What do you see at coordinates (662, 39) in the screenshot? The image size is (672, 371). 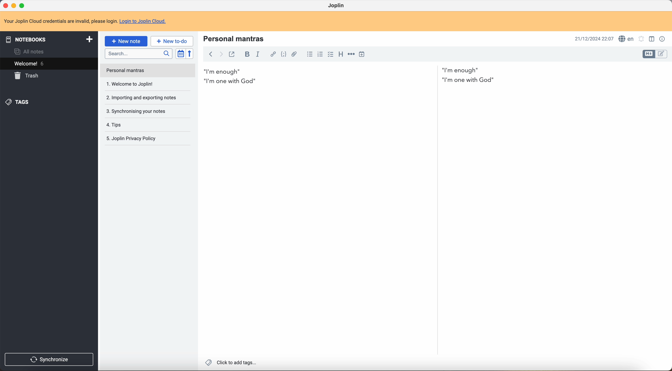 I see `note properties` at bounding box center [662, 39].